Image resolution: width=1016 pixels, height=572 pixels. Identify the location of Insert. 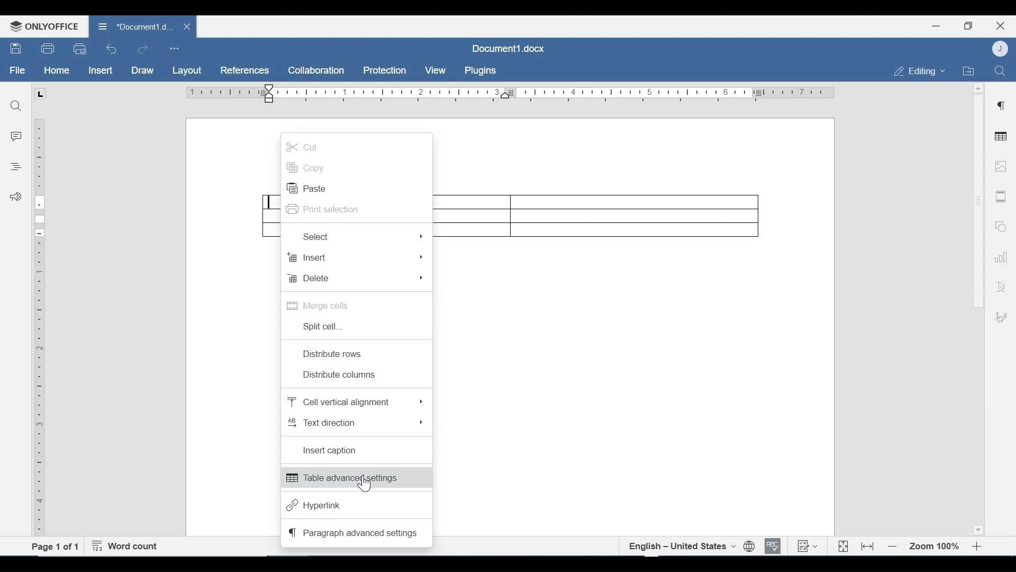
(356, 257).